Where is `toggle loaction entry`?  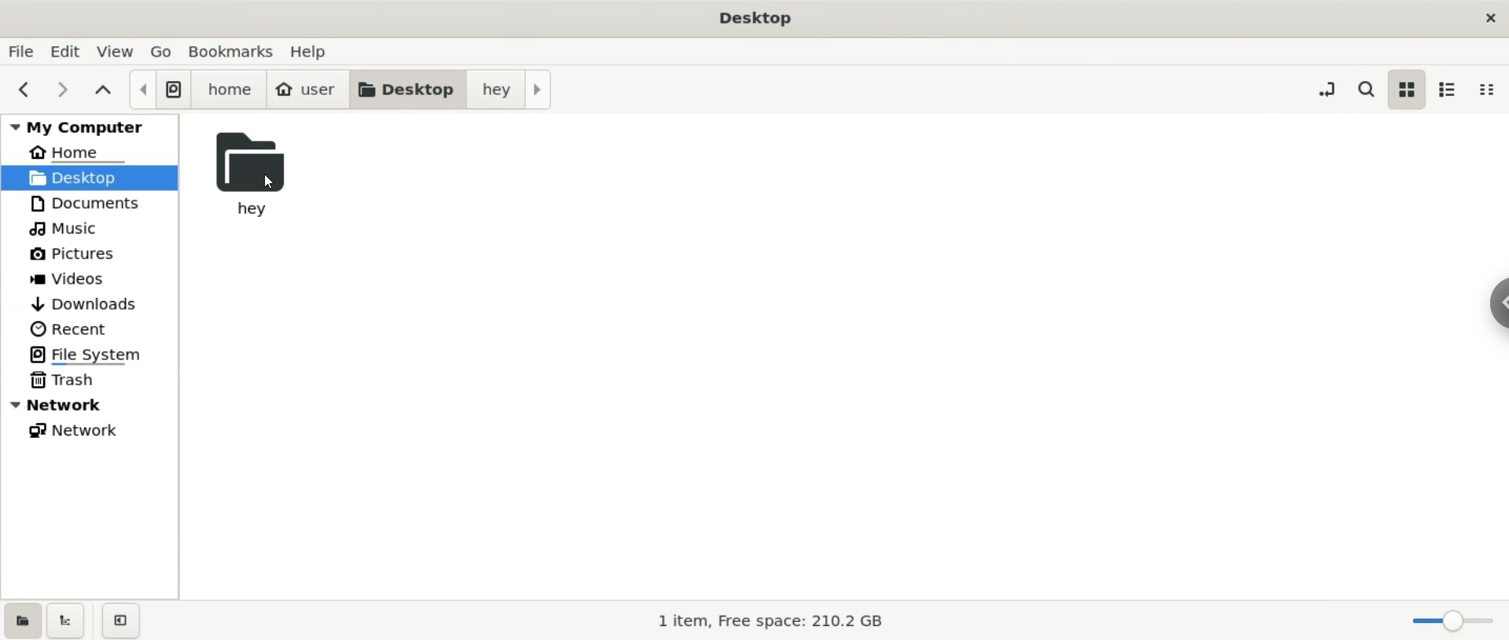 toggle loaction entry is located at coordinates (1330, 87).